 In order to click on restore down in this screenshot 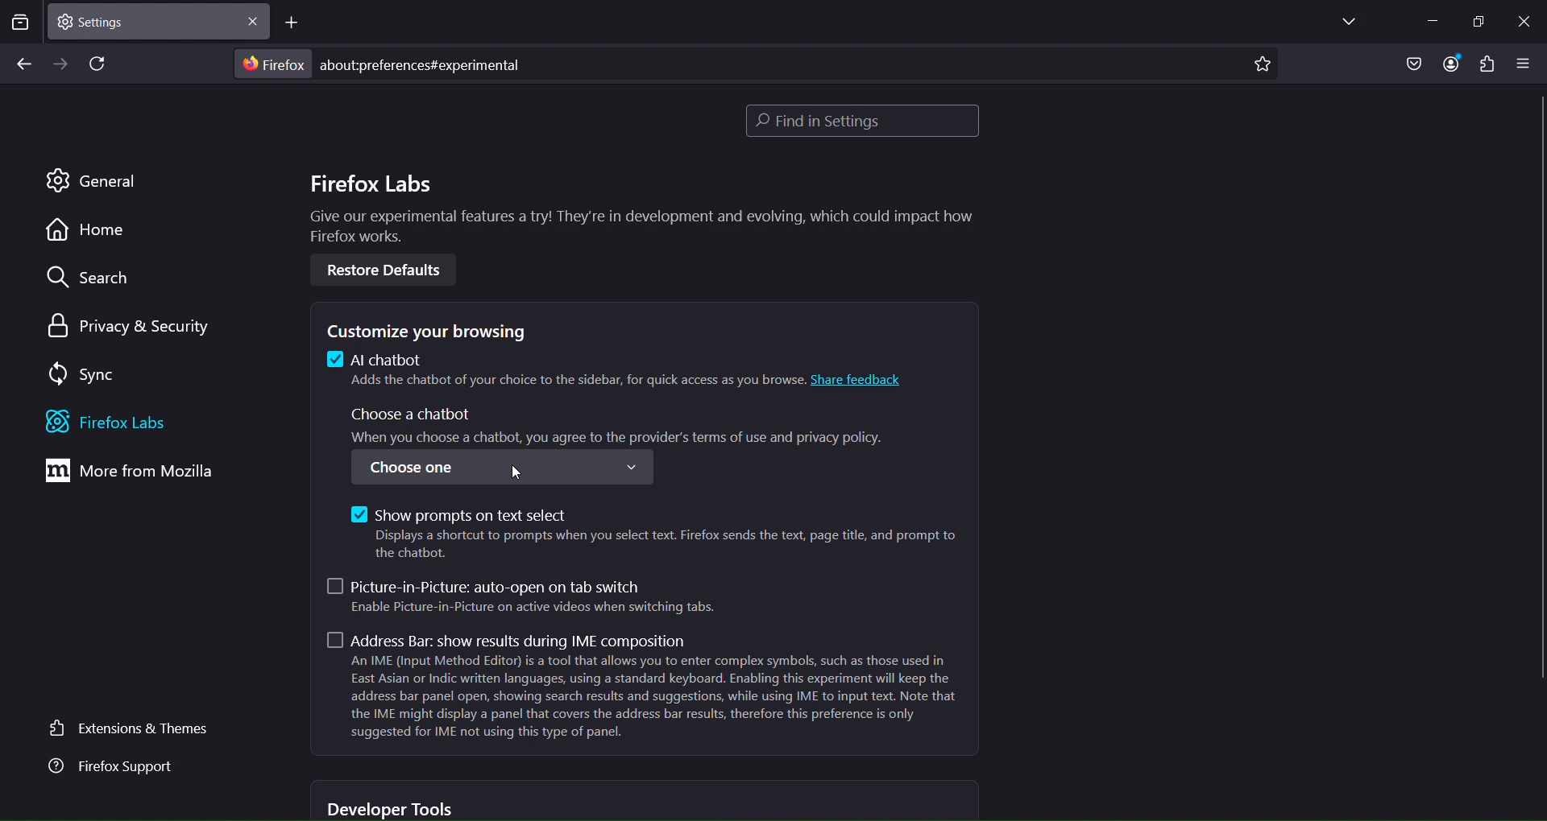, I will do `click(1477, 23)`.